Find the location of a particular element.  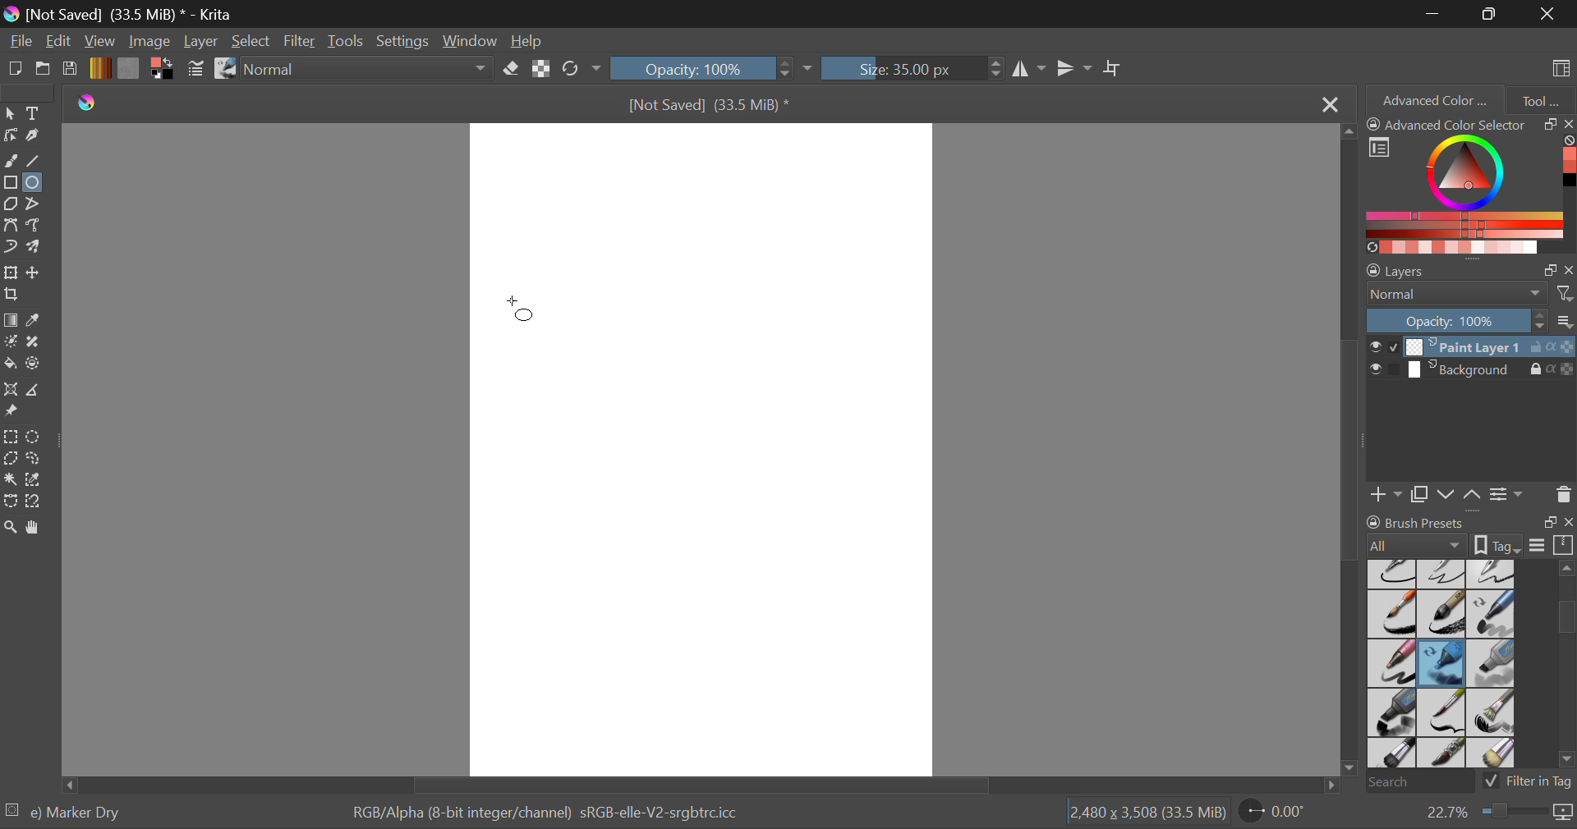

Preserve Alpha is located at coordinates (540, 69).